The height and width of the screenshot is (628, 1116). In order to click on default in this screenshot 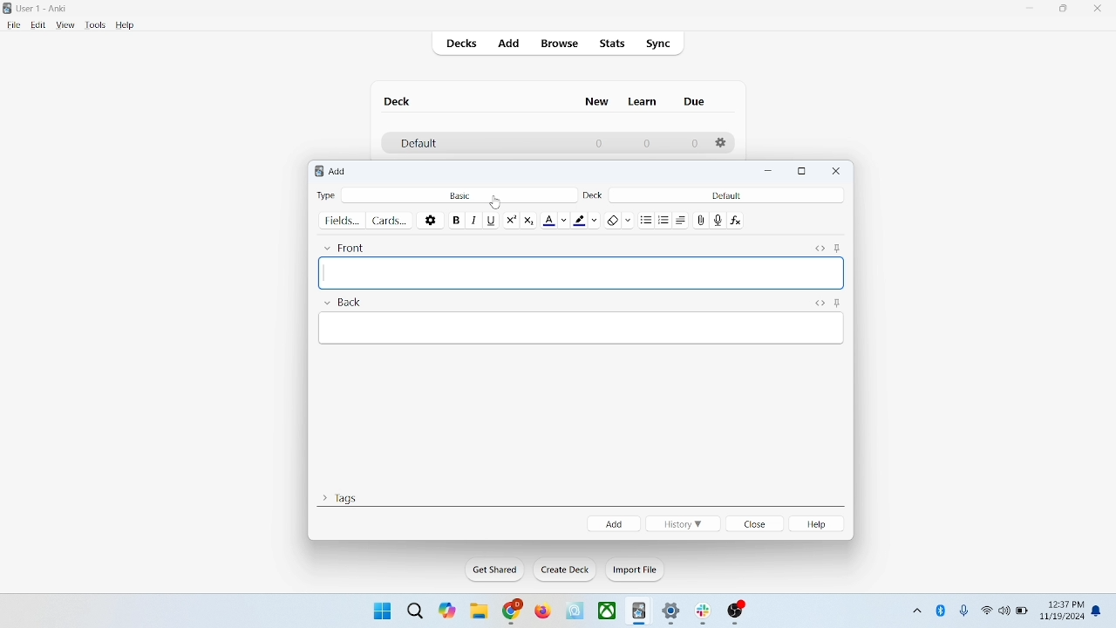, I will do `click(725, 195)`.